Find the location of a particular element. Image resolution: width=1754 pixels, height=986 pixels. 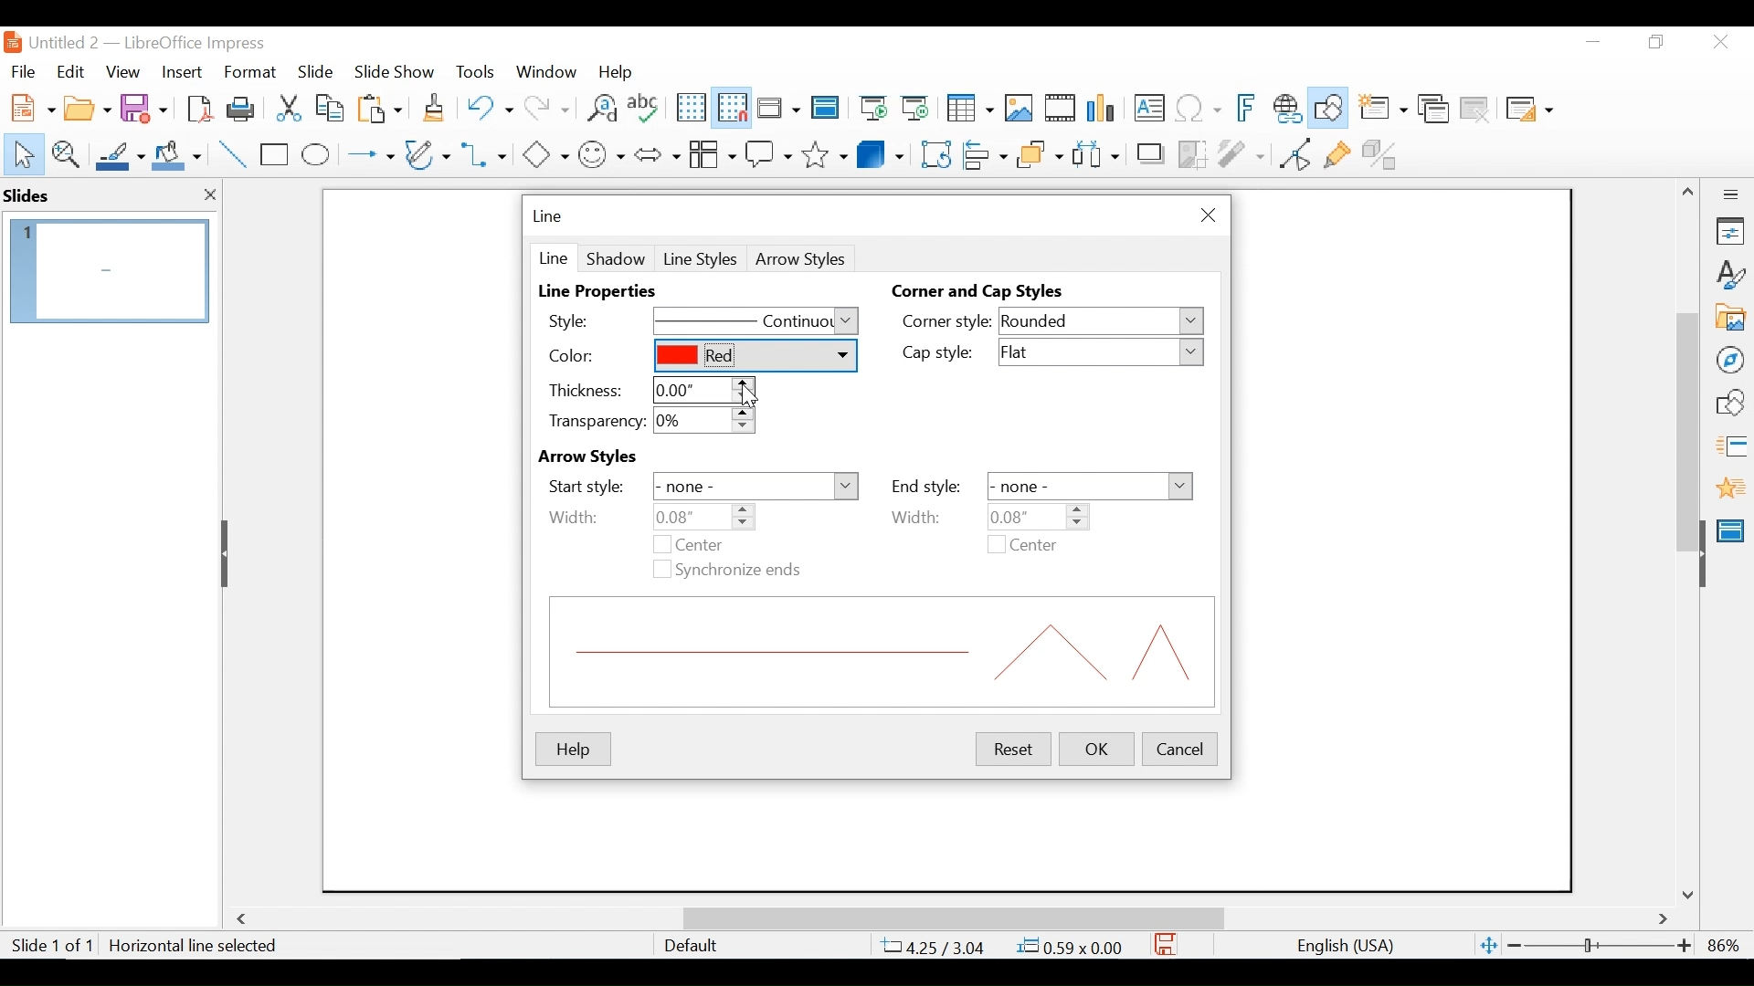

Clone Formatting is located at coordinates (436, 107).